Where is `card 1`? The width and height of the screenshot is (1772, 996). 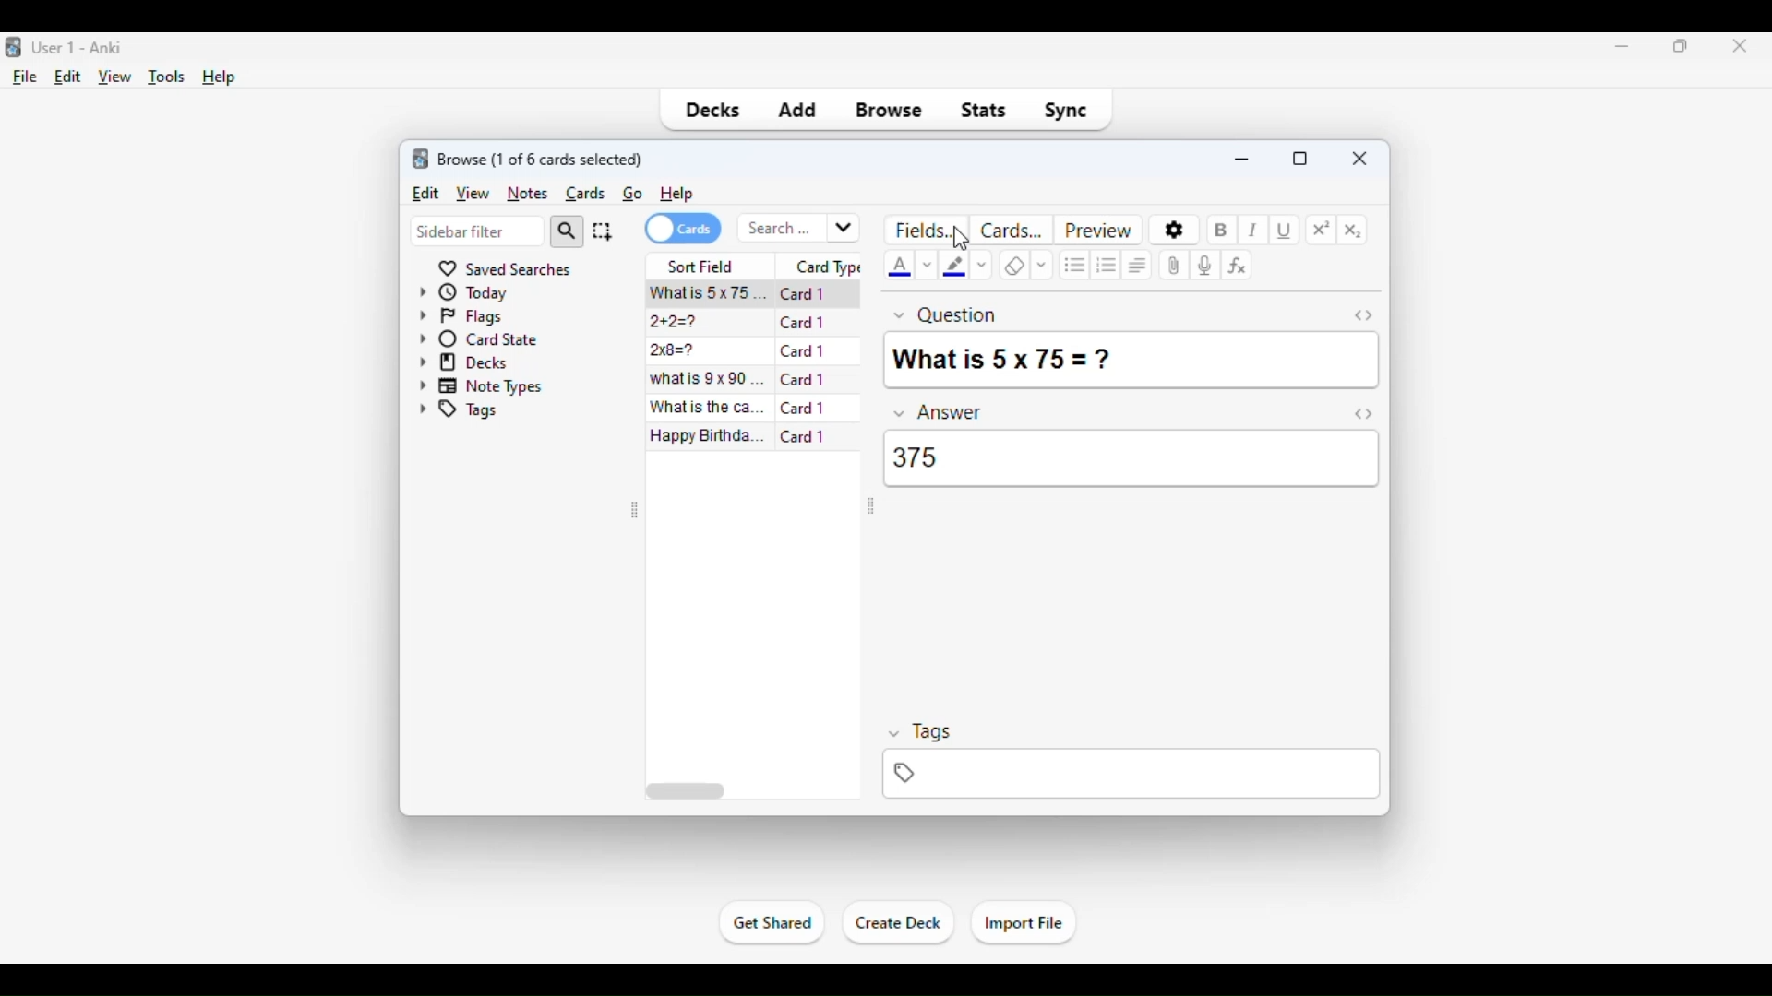
card 1 is located at coordinates (805, 408).